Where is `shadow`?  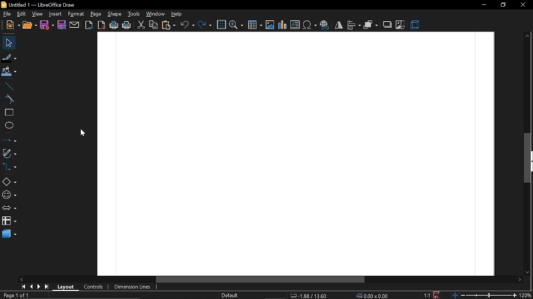 shadow is located at coordinates (387, 25).